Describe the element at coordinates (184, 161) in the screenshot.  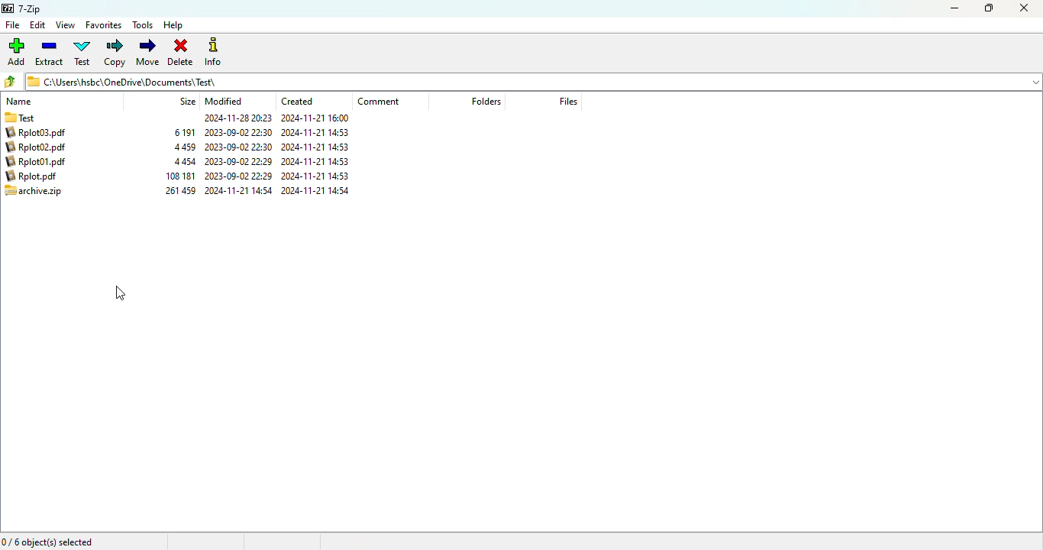
I see `4 459` at that location.